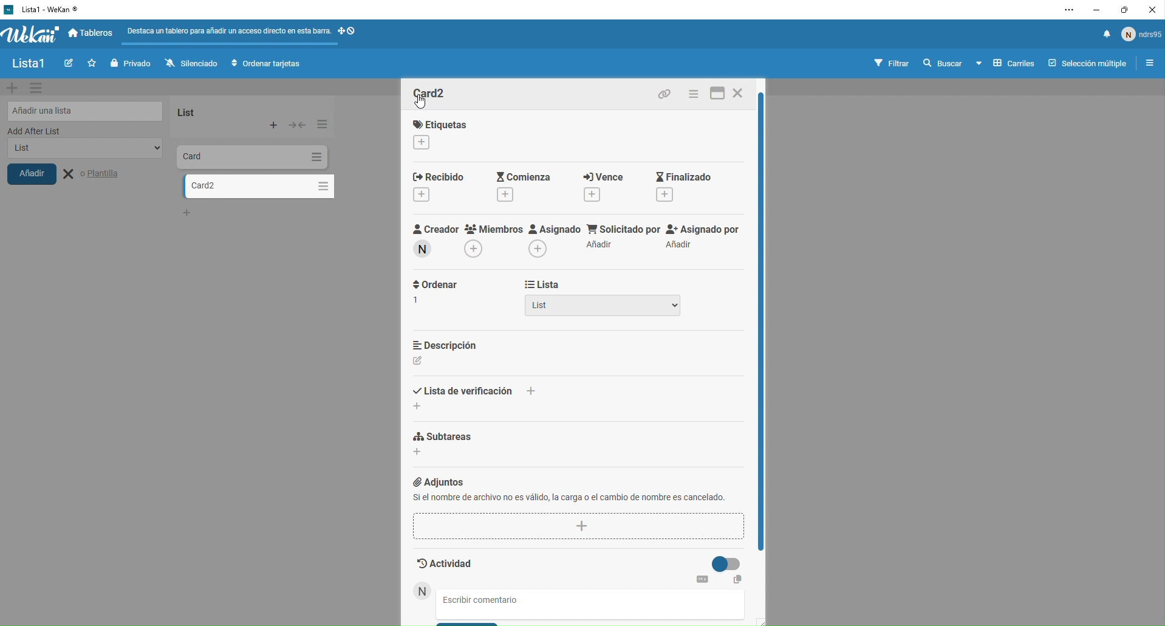  What do you see at coordinates (691, 186) in the screenshot?
I see `Finalizado` at bounding box center [691, 186].